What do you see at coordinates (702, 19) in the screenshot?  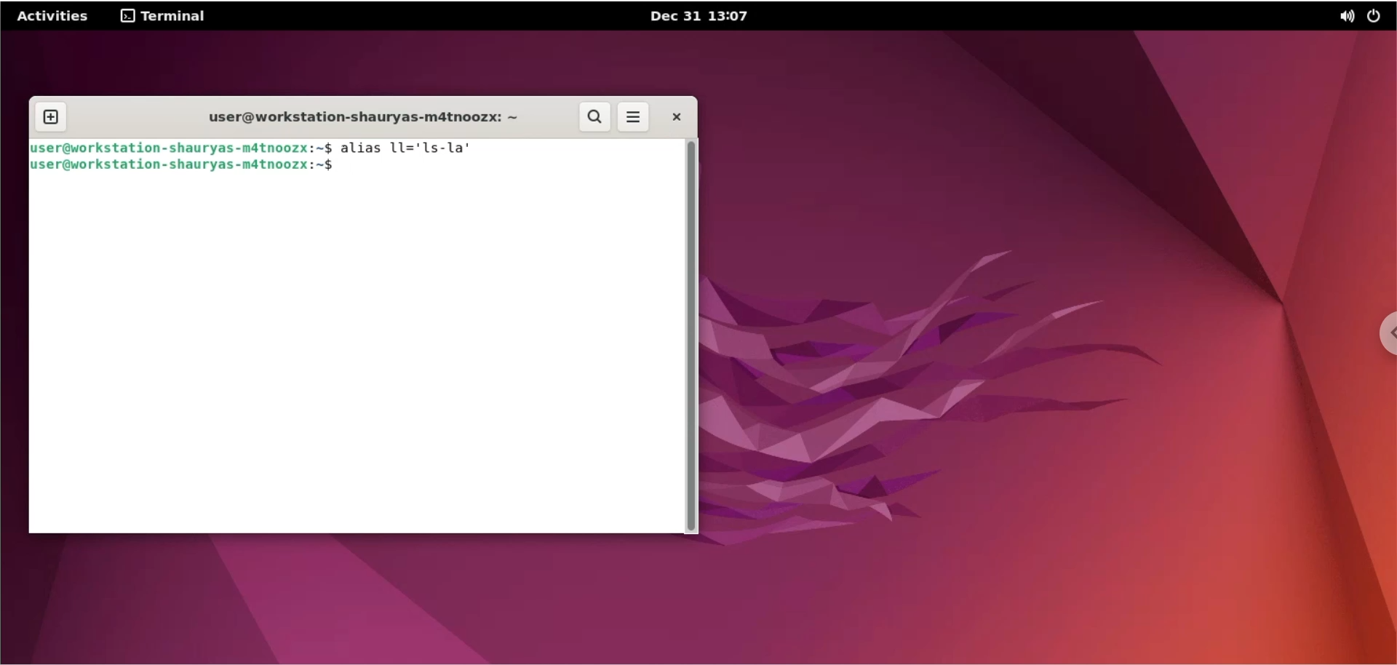 I see `Dec 31 13:07` at bounding box center [702, 19].